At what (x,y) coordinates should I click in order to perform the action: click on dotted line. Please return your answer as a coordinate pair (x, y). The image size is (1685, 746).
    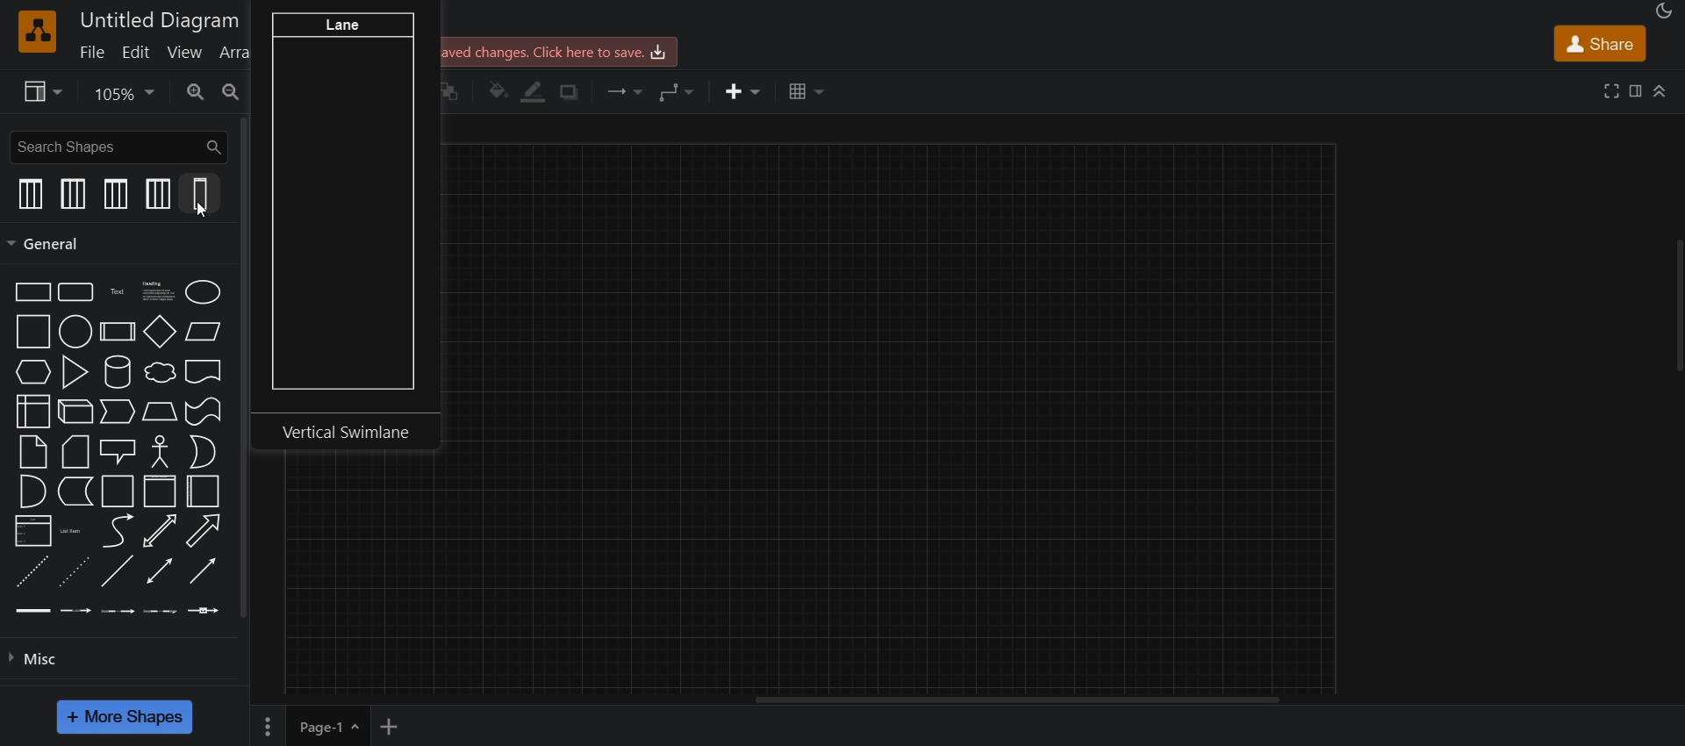
    Looking at the image, I should click on (74, 575).